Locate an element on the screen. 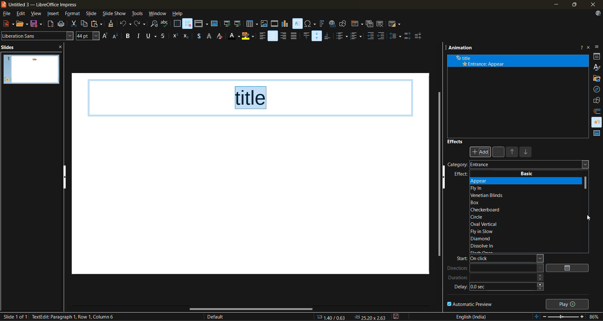 The image size is (603, 321). close sidebar deck is located at coordinates (589, 47).